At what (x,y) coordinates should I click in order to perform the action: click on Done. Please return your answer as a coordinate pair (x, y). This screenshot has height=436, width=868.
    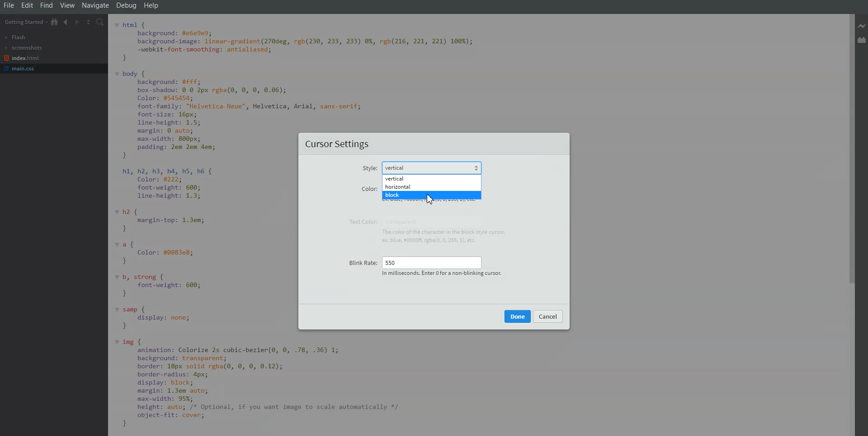
    Looking at the image, I should click on (518, 316).